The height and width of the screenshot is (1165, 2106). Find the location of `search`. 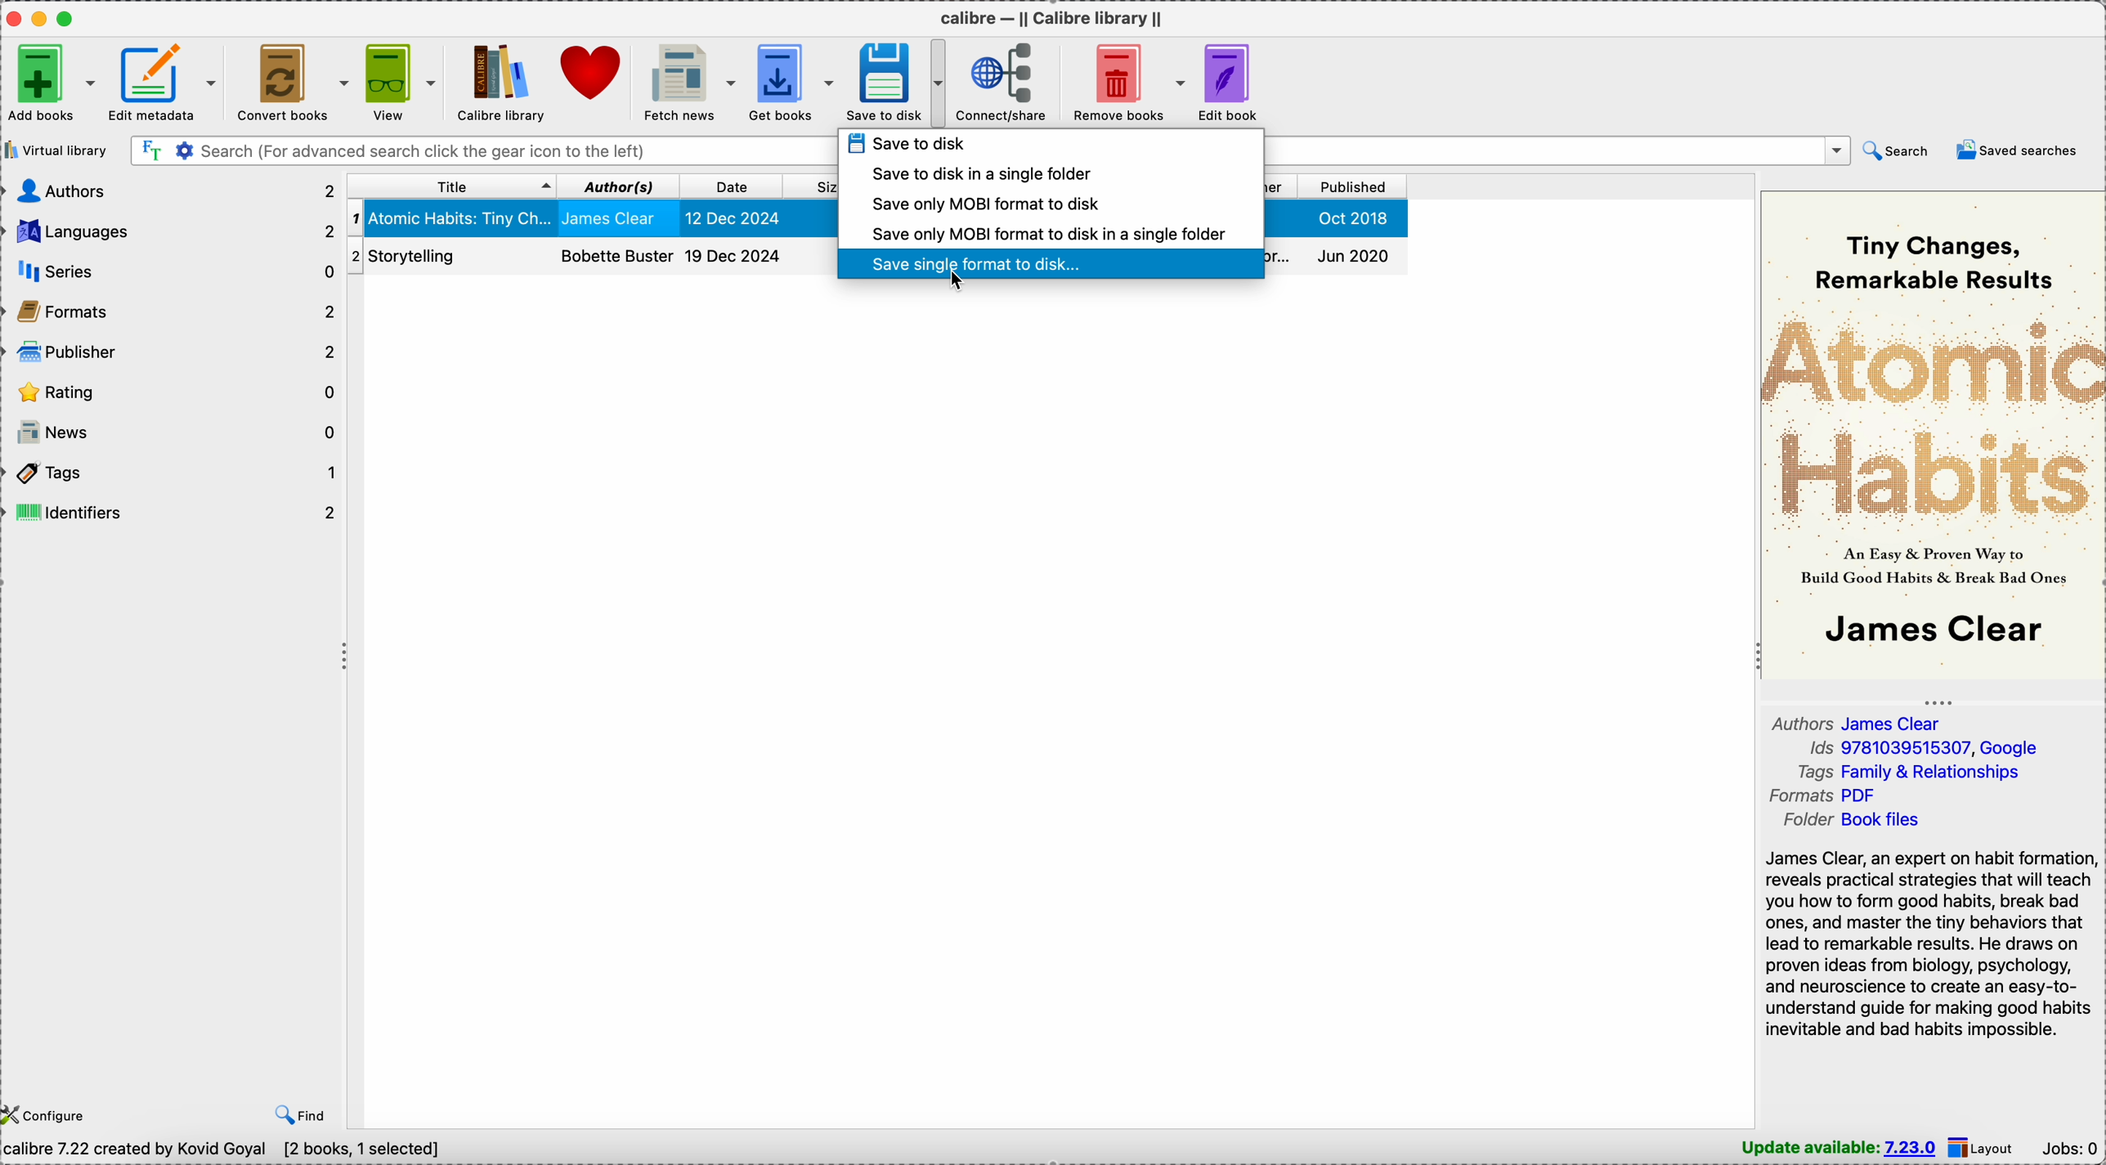

search is located at coordinates (1894, 150).